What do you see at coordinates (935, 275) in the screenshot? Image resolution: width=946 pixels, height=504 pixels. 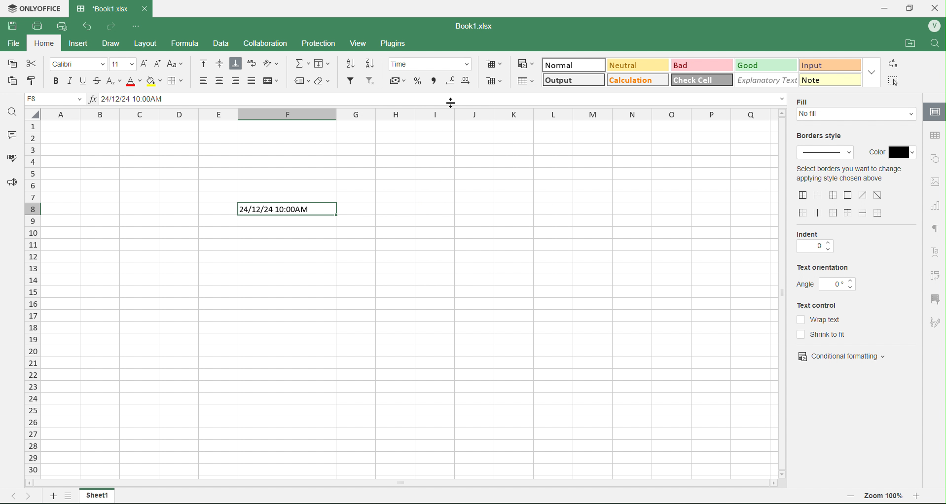 I see `link` at bounding box center [935, 275].